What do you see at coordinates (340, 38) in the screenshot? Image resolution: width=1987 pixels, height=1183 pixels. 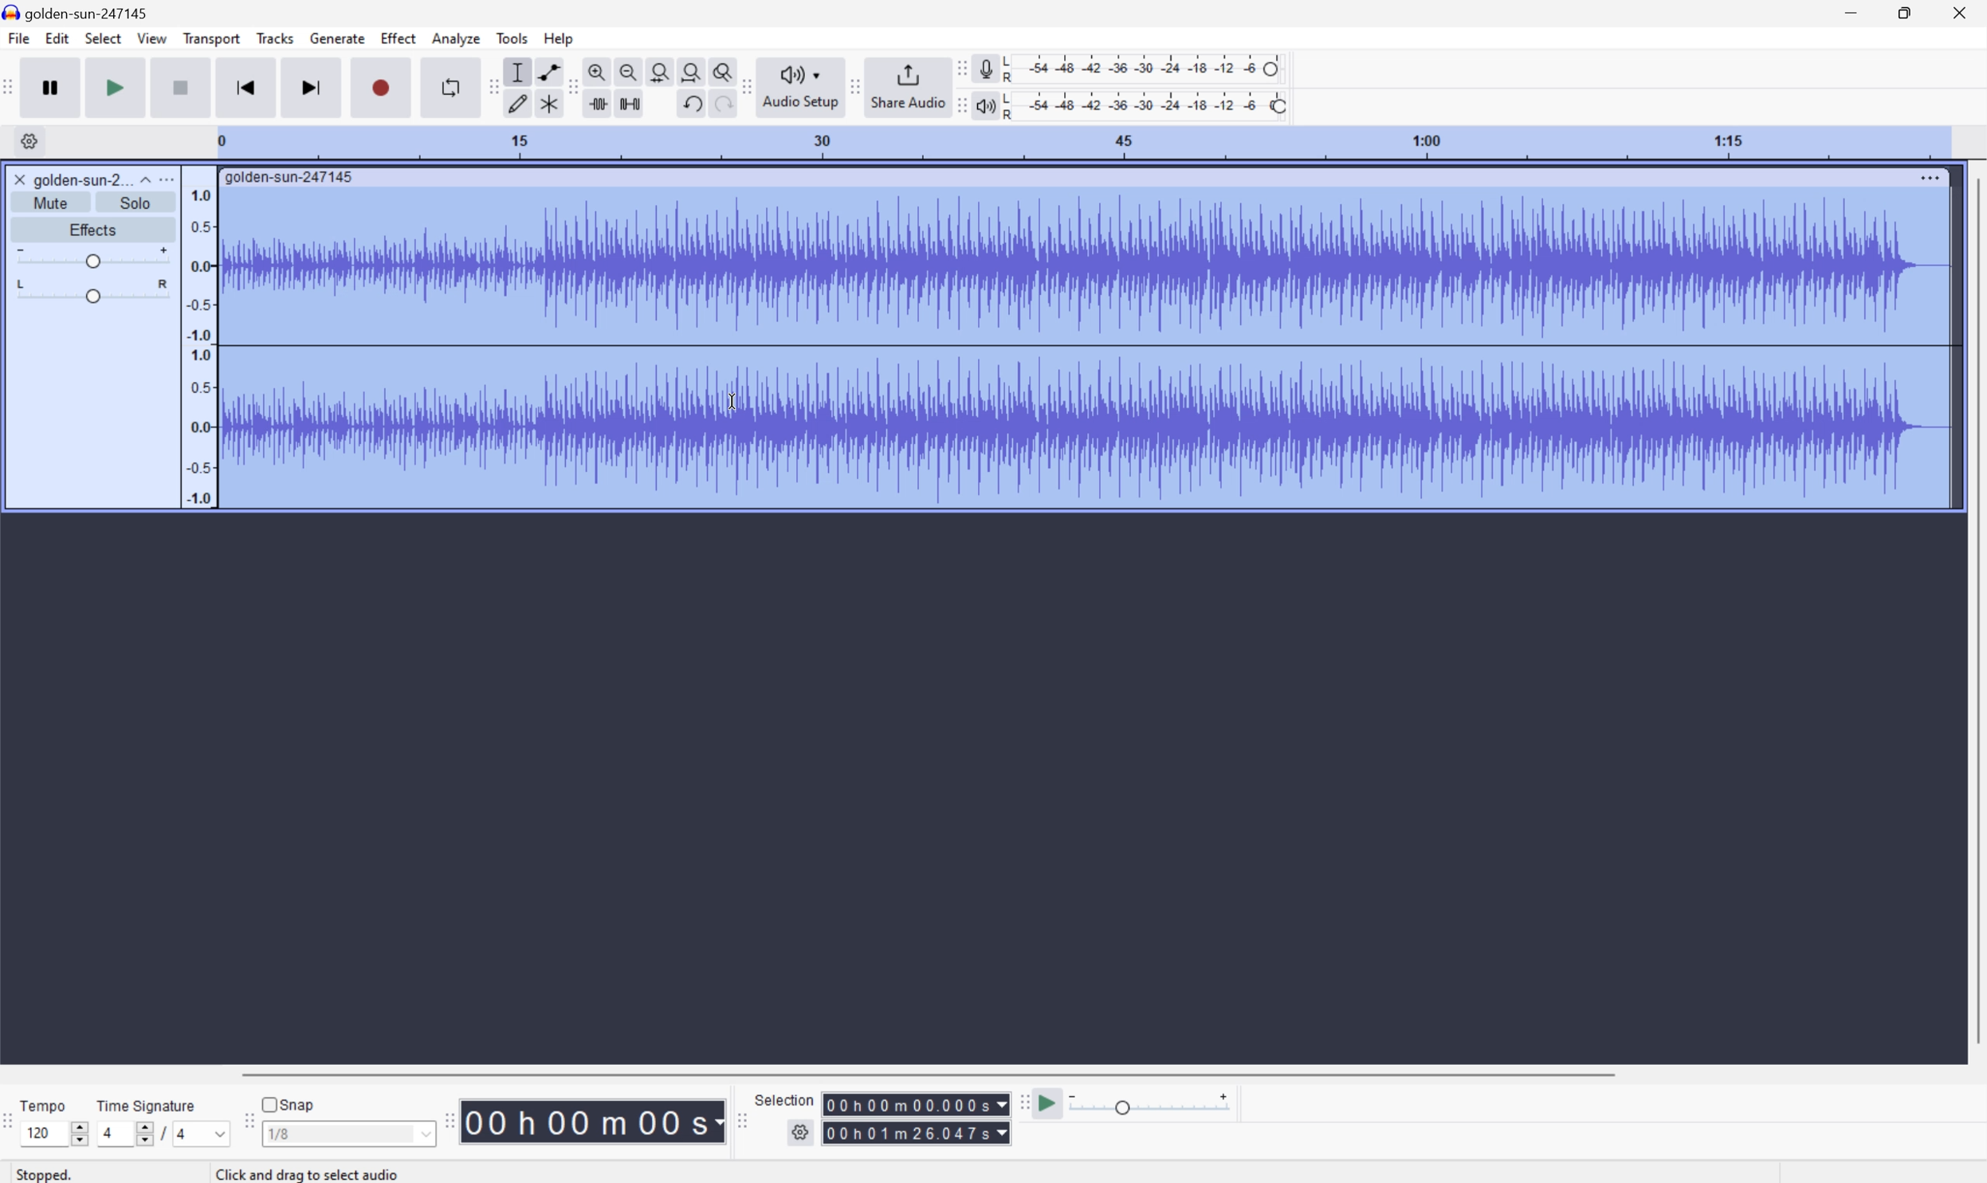 I see `Generate` at bounding box center [340, 38].